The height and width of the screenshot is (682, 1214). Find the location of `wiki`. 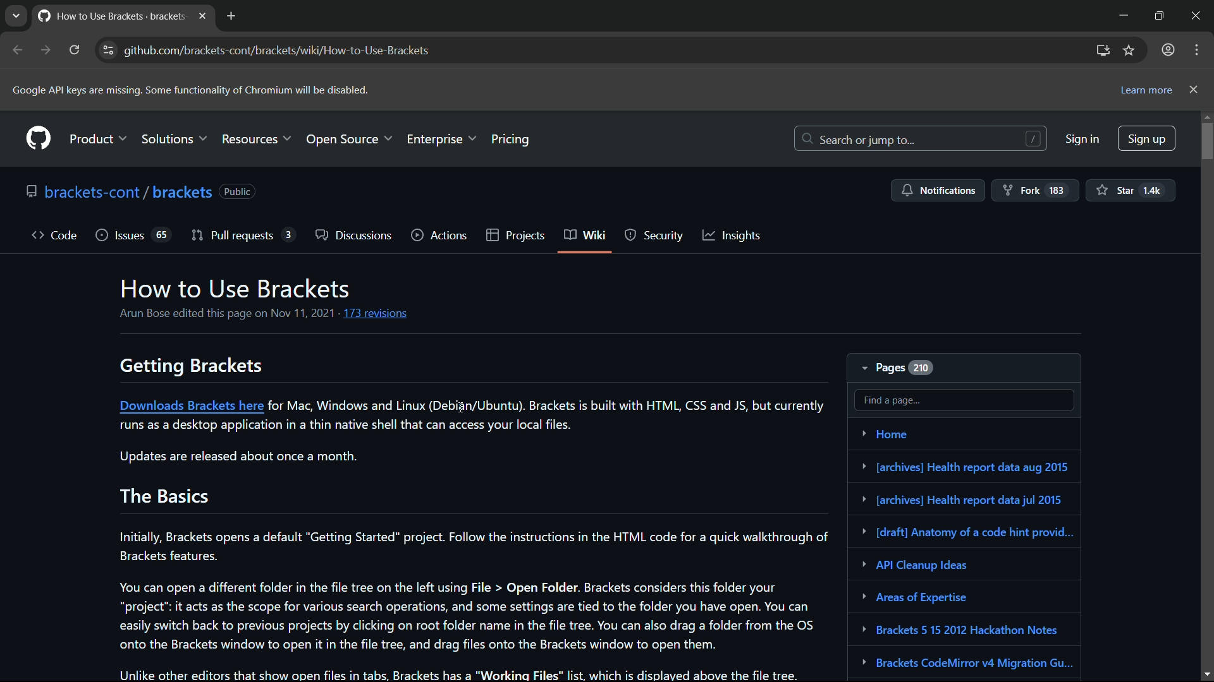

wiki is located at coordinates (583, 235).